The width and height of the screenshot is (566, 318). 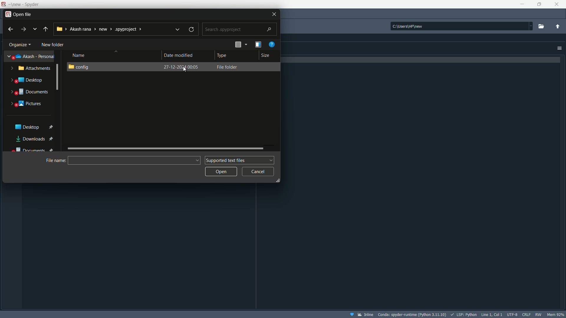 What do you see at coordinates (239, 29) in the screenshot?
I see `search bar` at bounding box center [239, 29].